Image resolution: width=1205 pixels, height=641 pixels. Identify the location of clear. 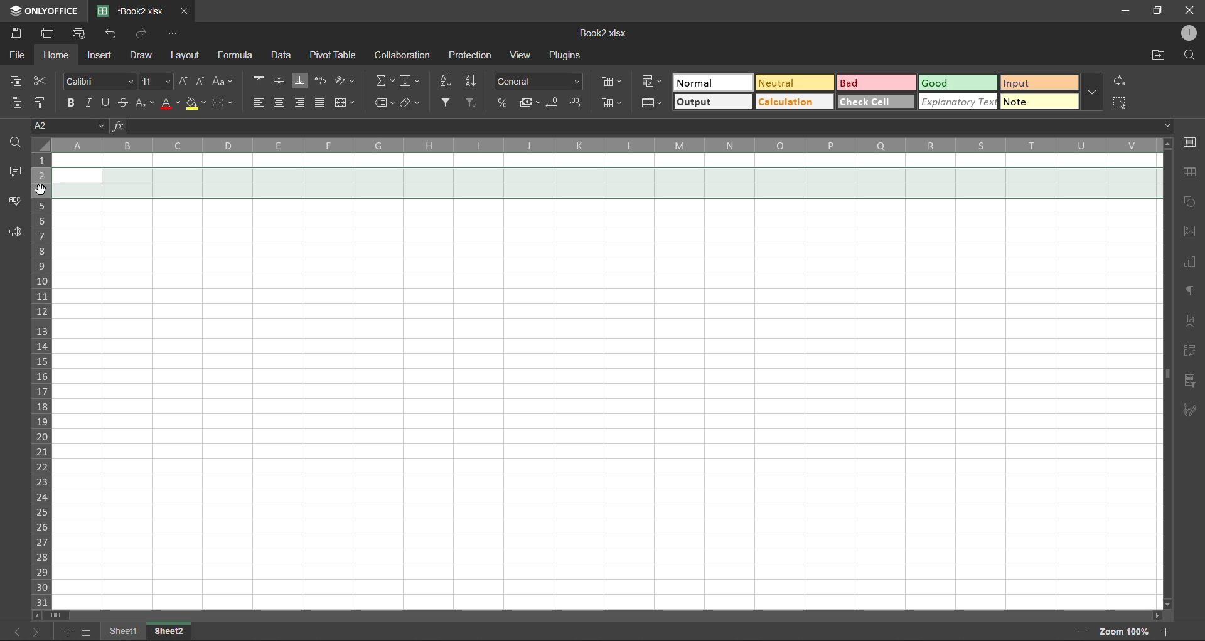
(412, 103).